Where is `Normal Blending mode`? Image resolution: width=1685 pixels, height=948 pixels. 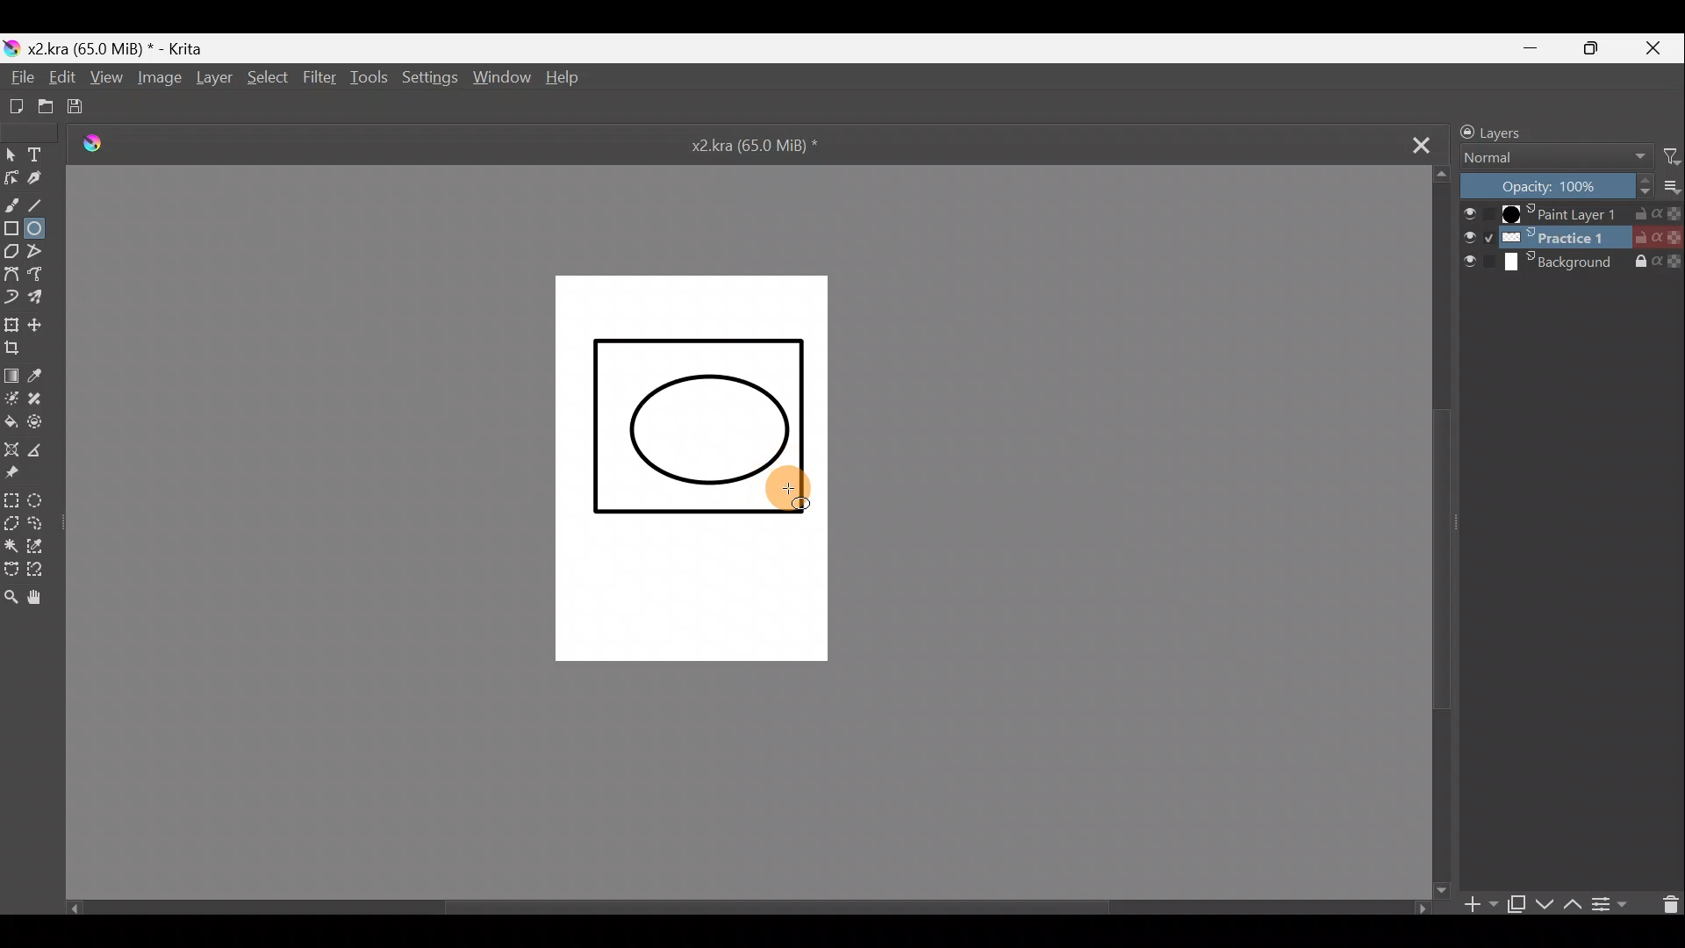
Normal Blending mode is located at coordinates (1554, 157).